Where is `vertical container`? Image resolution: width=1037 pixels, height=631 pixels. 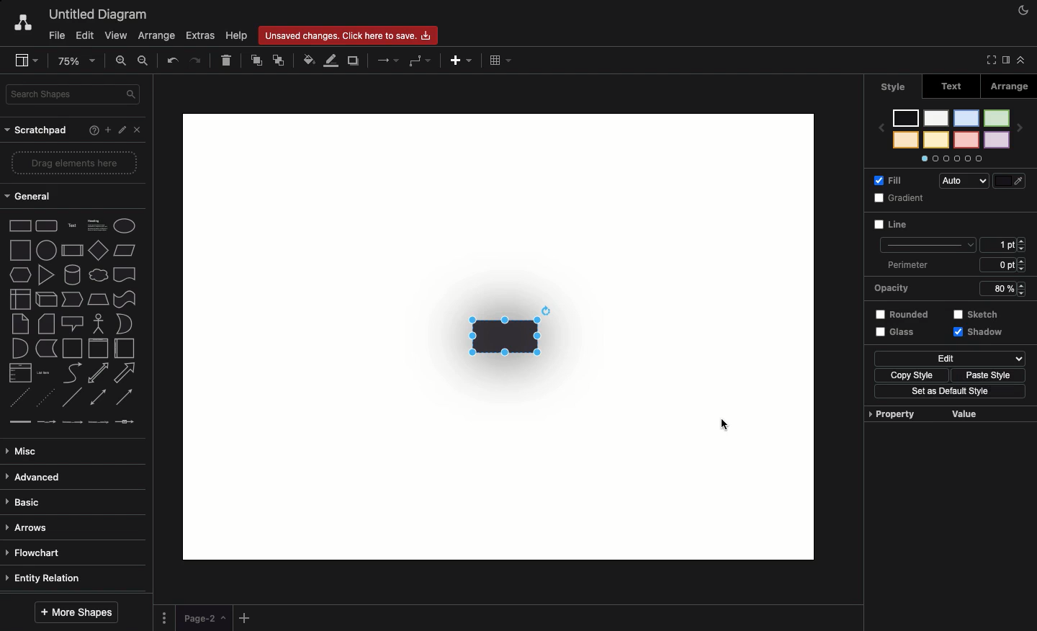
vertical container is located at coordinates (97, 349).